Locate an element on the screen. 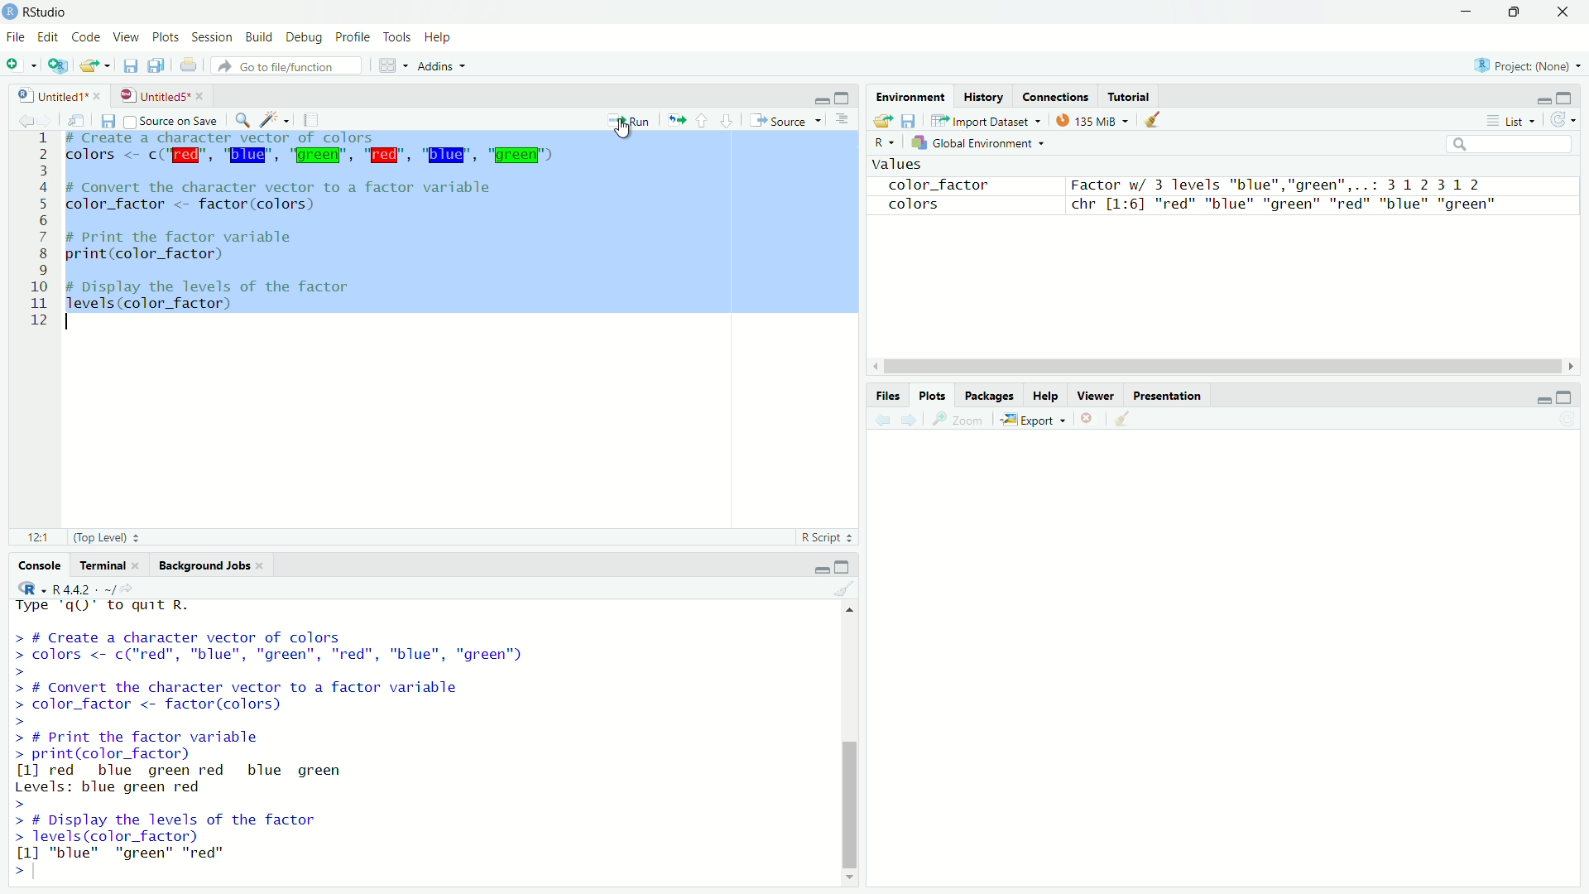 Image resolution: width=1589 pixels, height=894 pixels. edit is located at coordinates (48, 37).